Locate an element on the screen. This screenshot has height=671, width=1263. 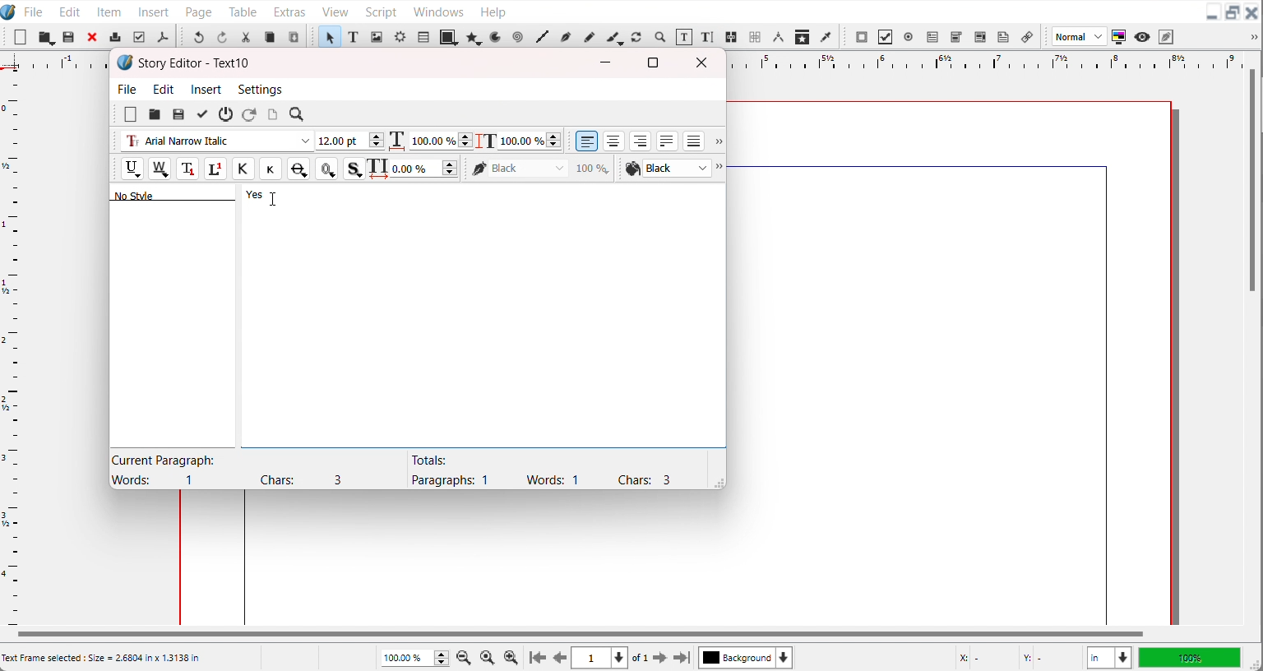
PDF Combo button is located at coordinates (955, 37).